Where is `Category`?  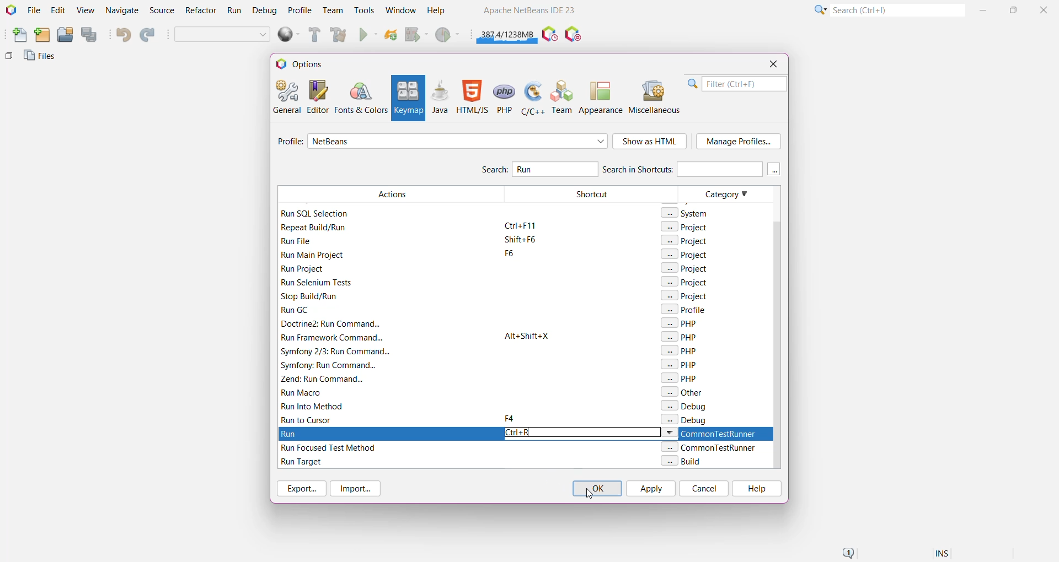
Category is located at coordinates (723, 305).